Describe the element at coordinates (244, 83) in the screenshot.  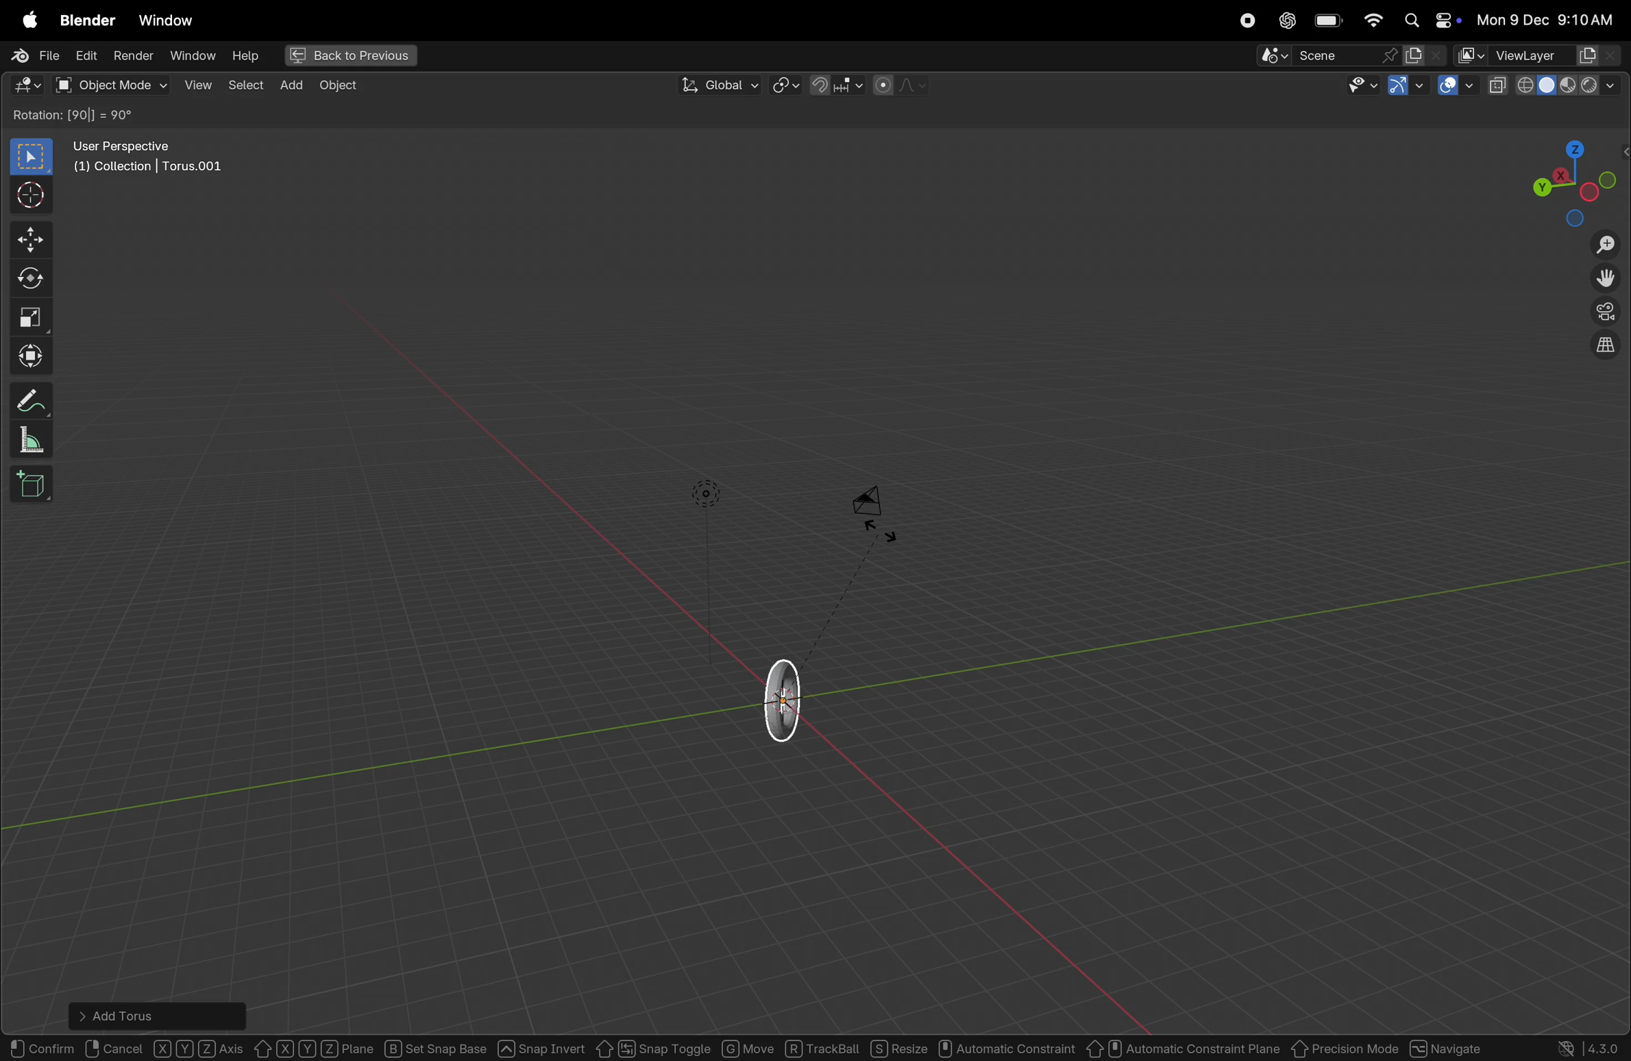
I see `select` at that location.